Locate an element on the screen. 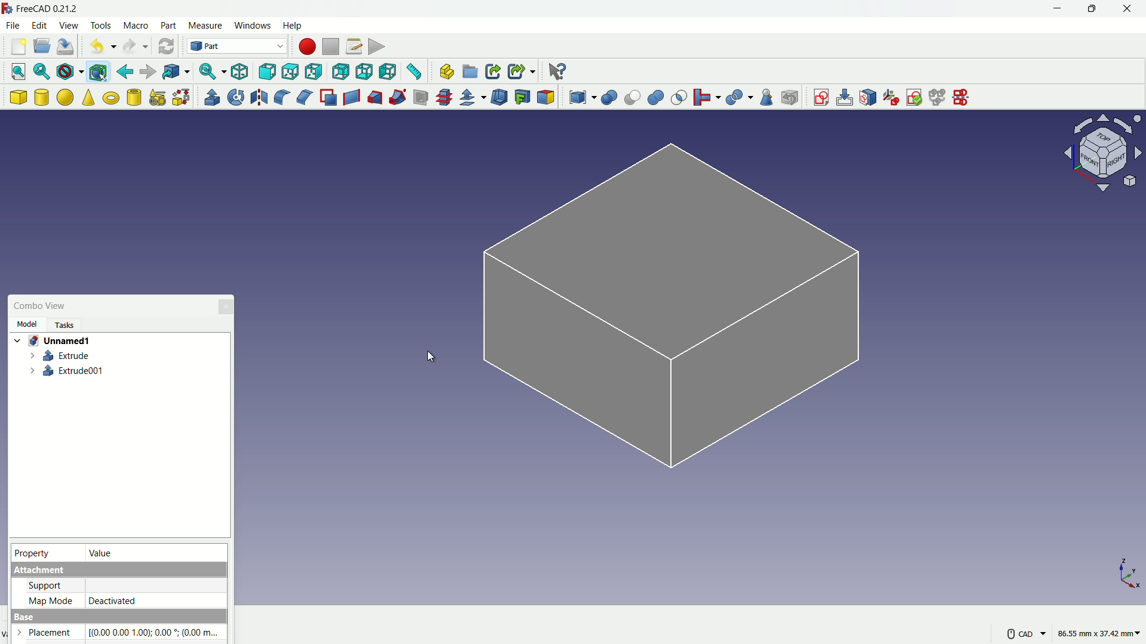 The height and width of the screenshot is (644, 1146). torus solid is located at coordinates (112, 98).